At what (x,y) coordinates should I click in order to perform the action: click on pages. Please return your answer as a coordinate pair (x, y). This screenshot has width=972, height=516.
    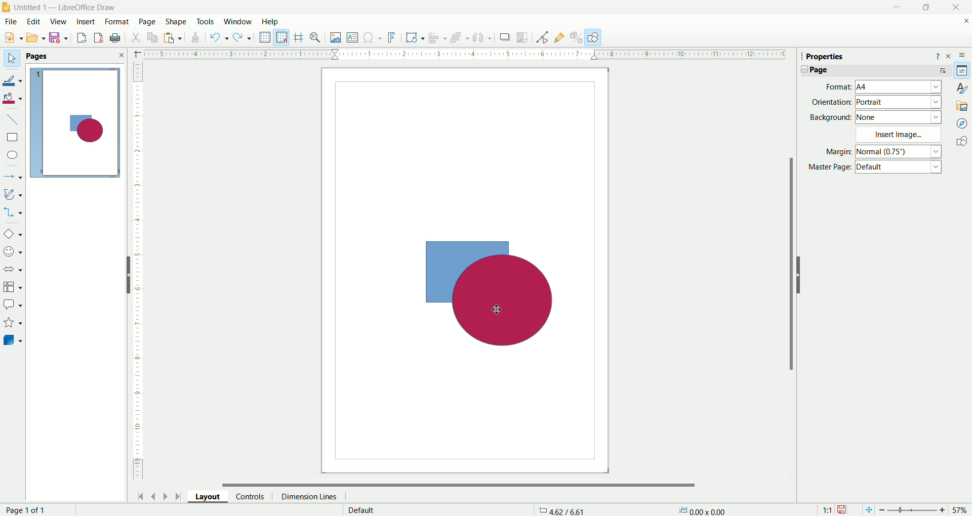
    Looking at the image, I should click on (75, 56).